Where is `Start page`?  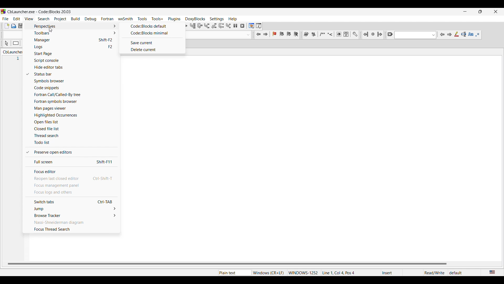
Start page is located at coordinates (75, 54).